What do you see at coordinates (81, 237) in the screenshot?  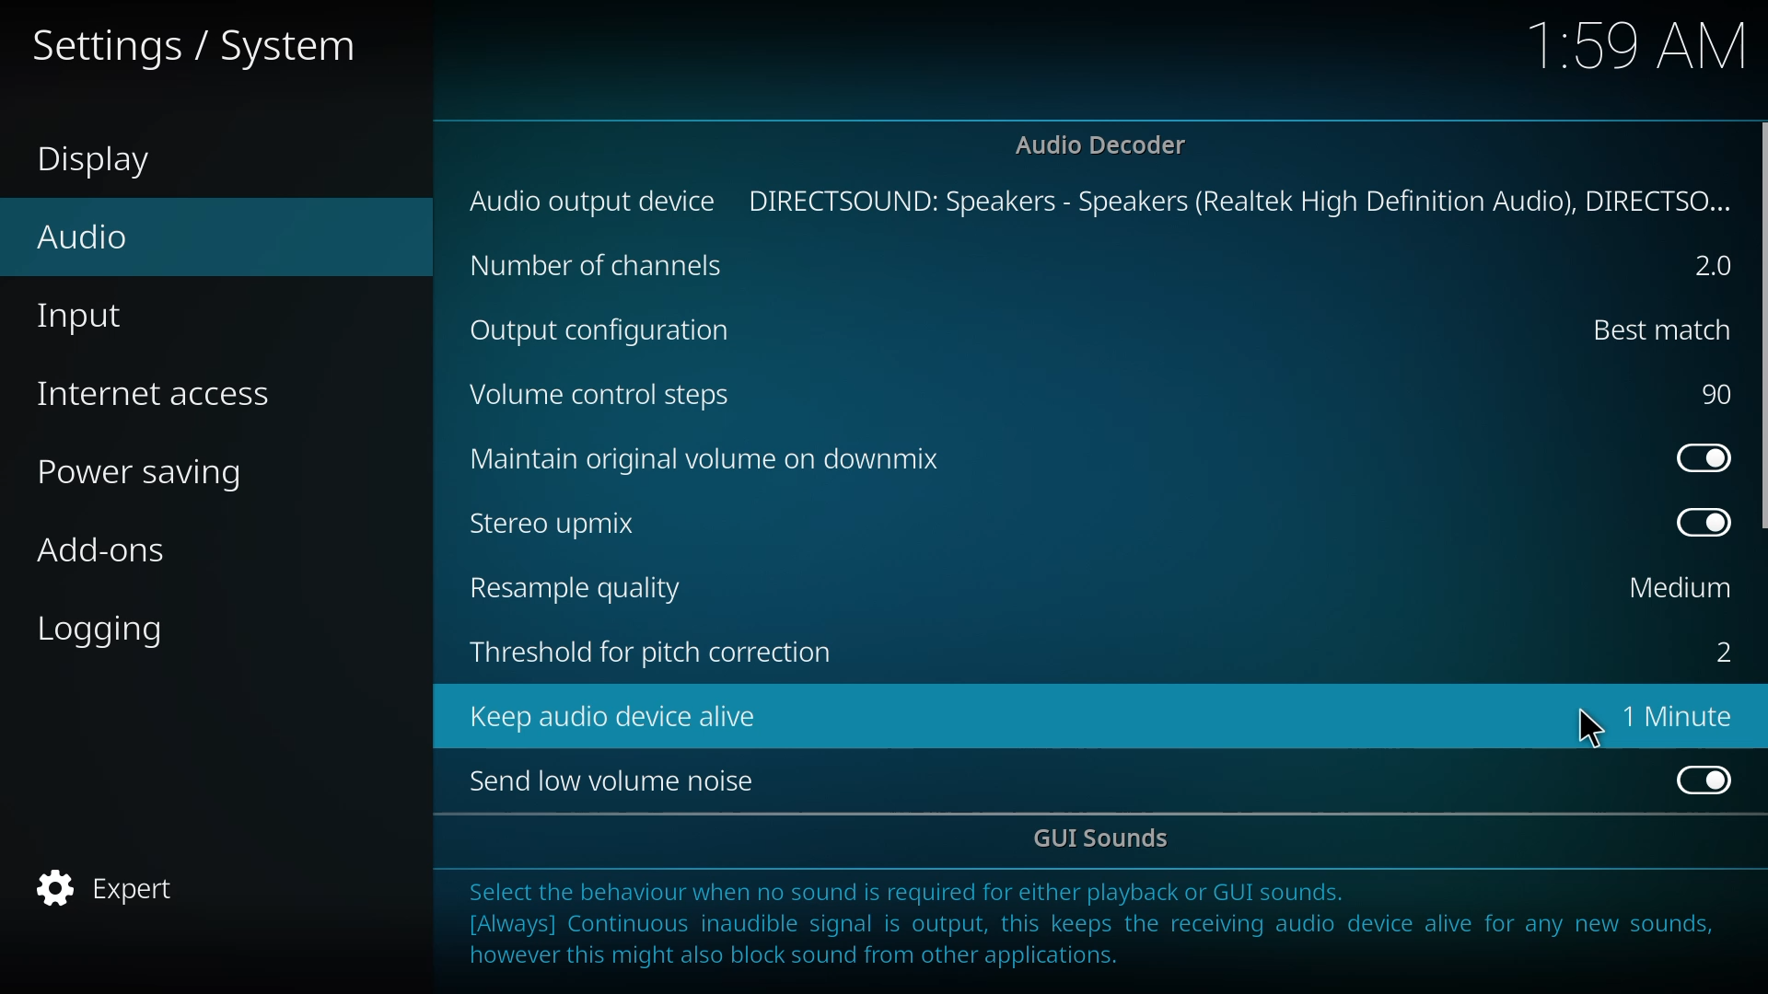 I see `audio` at bounding box center [81, 237].